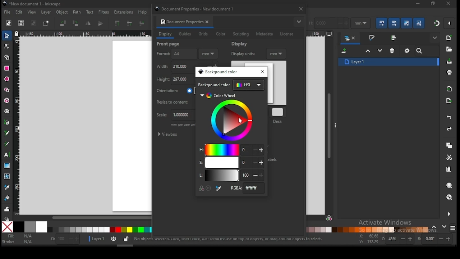  I want to click on save, so click(448, 62).